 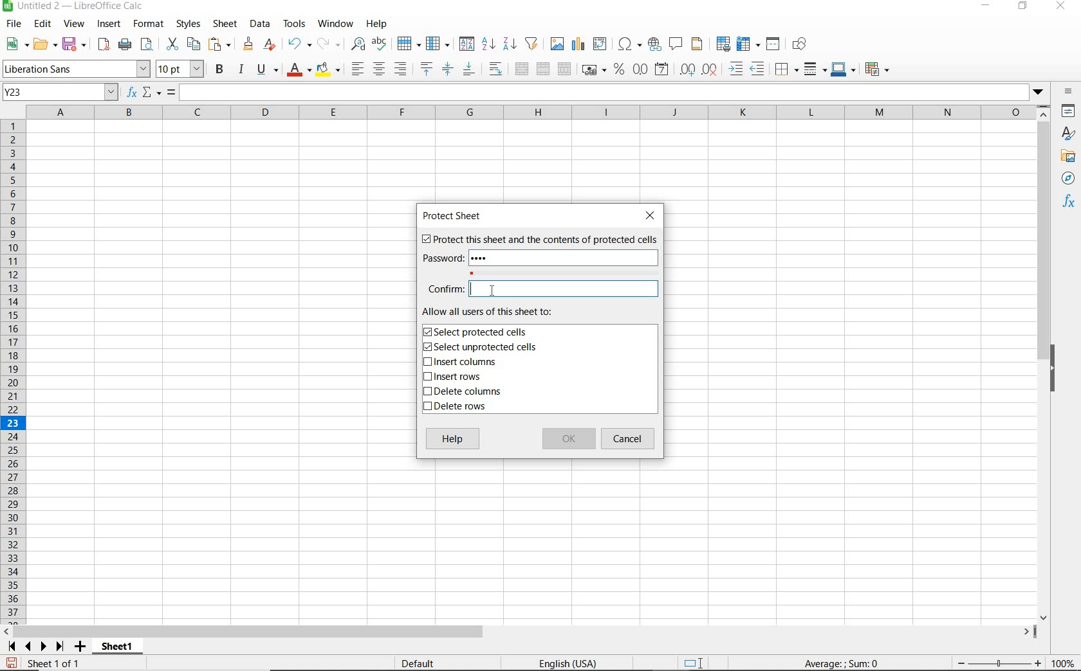 What do you see at coordinates (44, 663) in the screenshot?
I see `Sheet 1 of 1` at bounding box center [44, 663].